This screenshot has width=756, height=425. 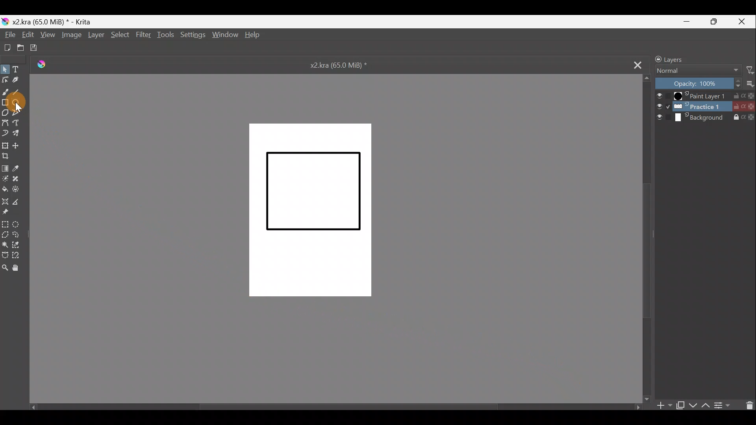 I want to click on Bezier curve tool, so click(x=6, y=123).